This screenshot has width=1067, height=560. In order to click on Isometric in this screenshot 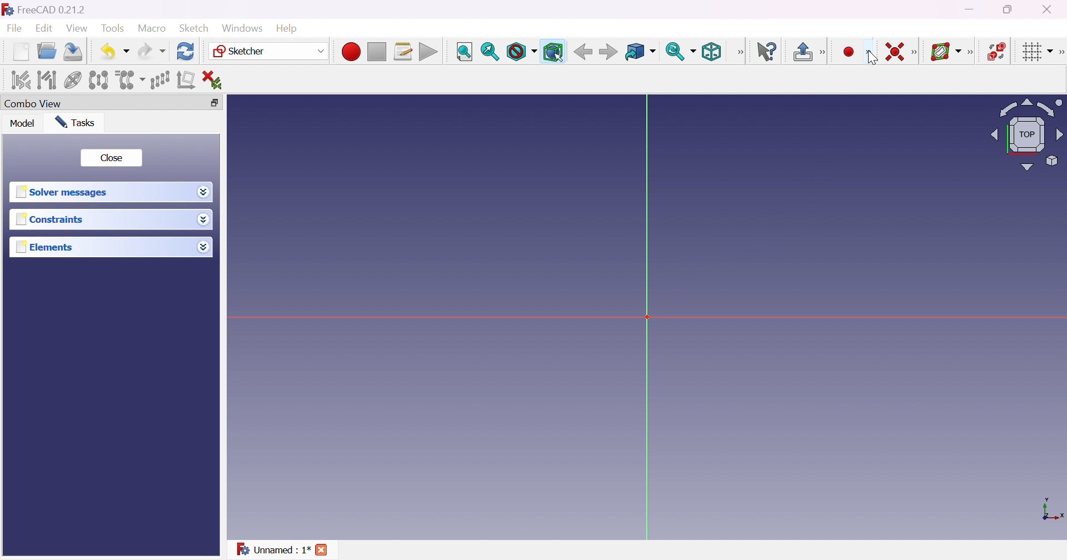, I will do `click(711, 52)`.